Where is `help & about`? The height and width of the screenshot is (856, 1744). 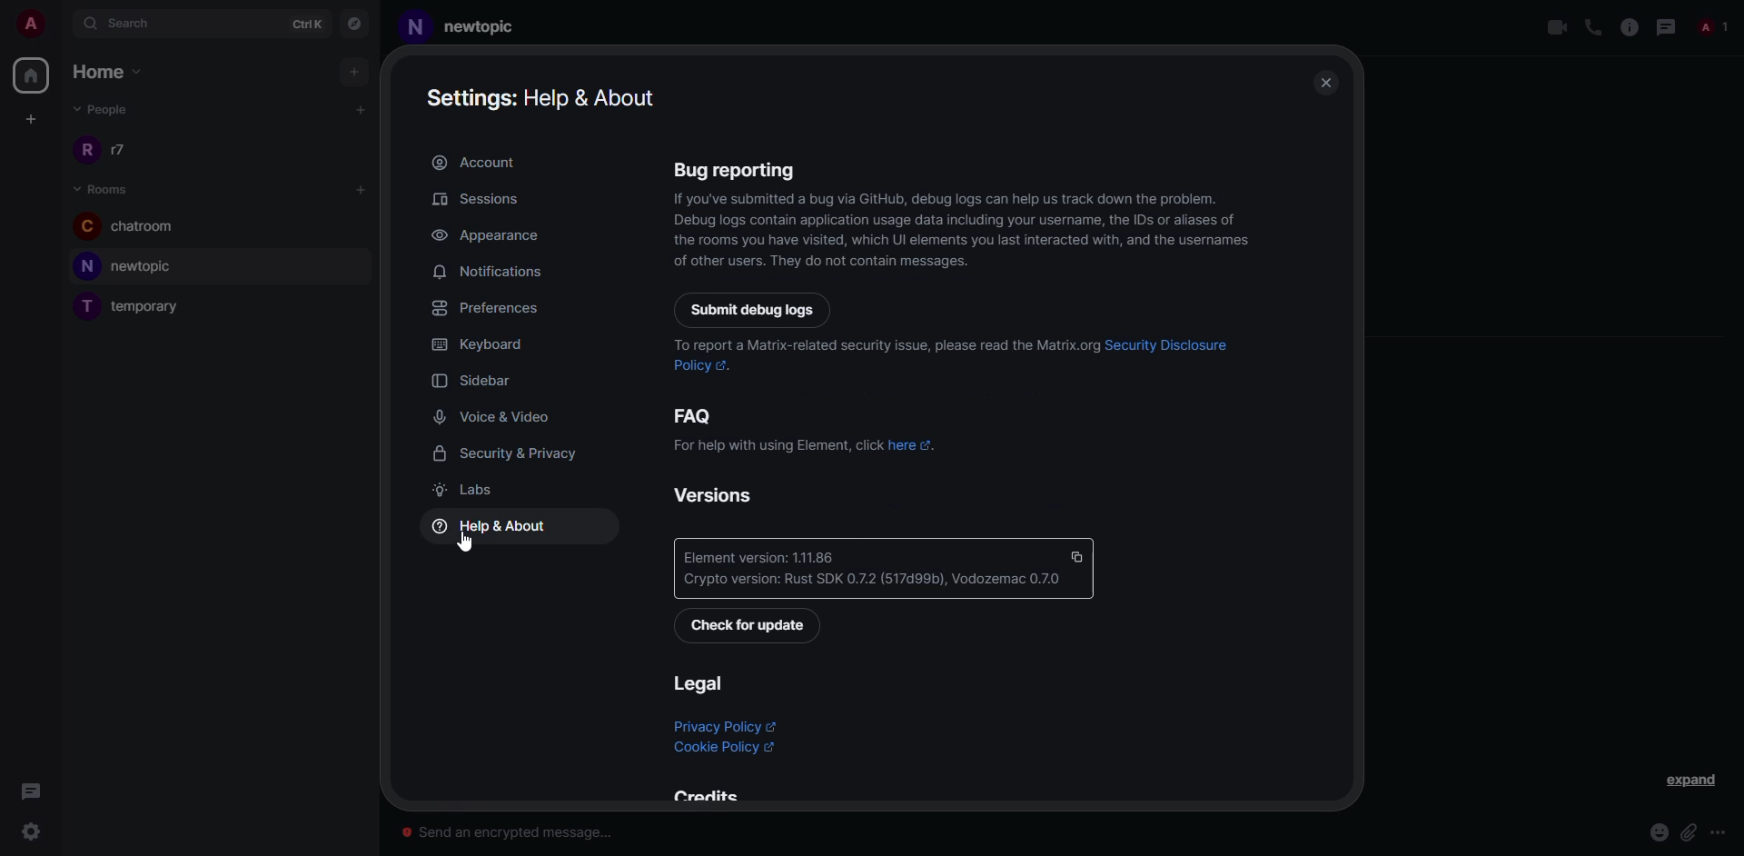 help & about is located at coordinates (559, 100).